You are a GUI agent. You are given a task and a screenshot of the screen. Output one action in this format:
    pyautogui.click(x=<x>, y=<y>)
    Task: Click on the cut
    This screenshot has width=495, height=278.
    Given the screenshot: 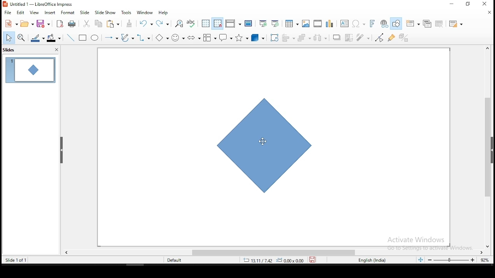 What is the action you would take?
    pyautogui.click(x=87, y=24)
    